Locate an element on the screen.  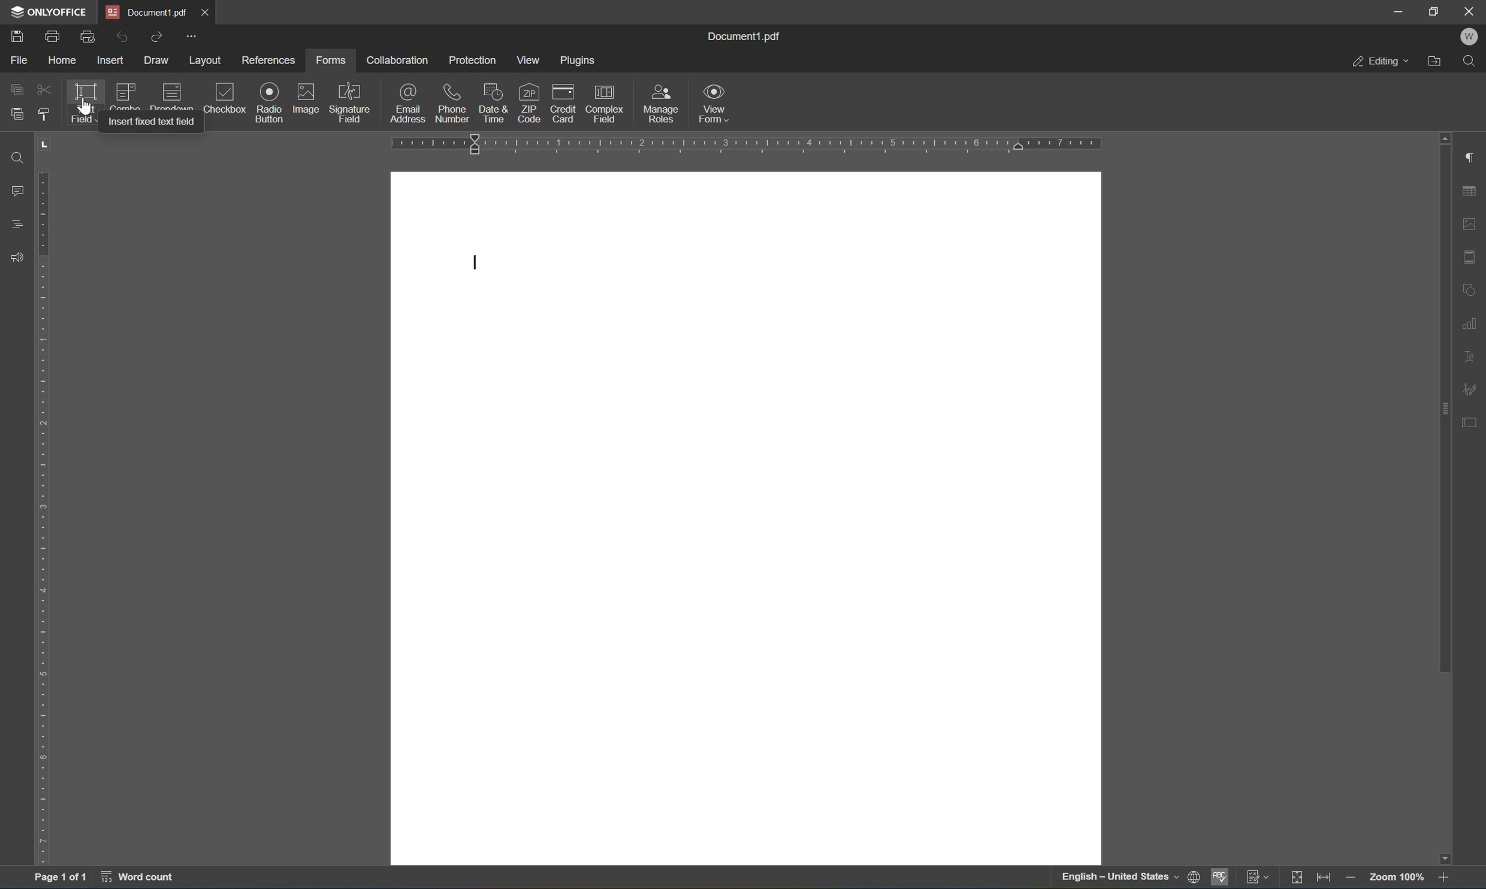
phone number is located at coordinates (452, 102).